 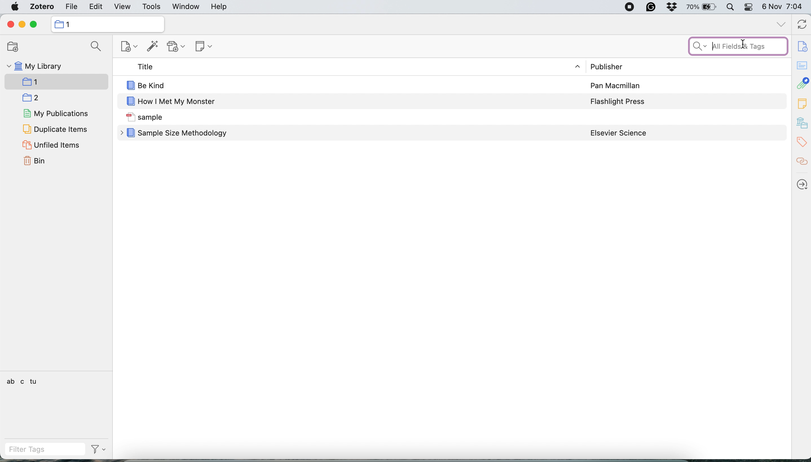 What do you see at coordinates (223, 7) in the screenshot?
I see `help` at bounding box center [223, 7].